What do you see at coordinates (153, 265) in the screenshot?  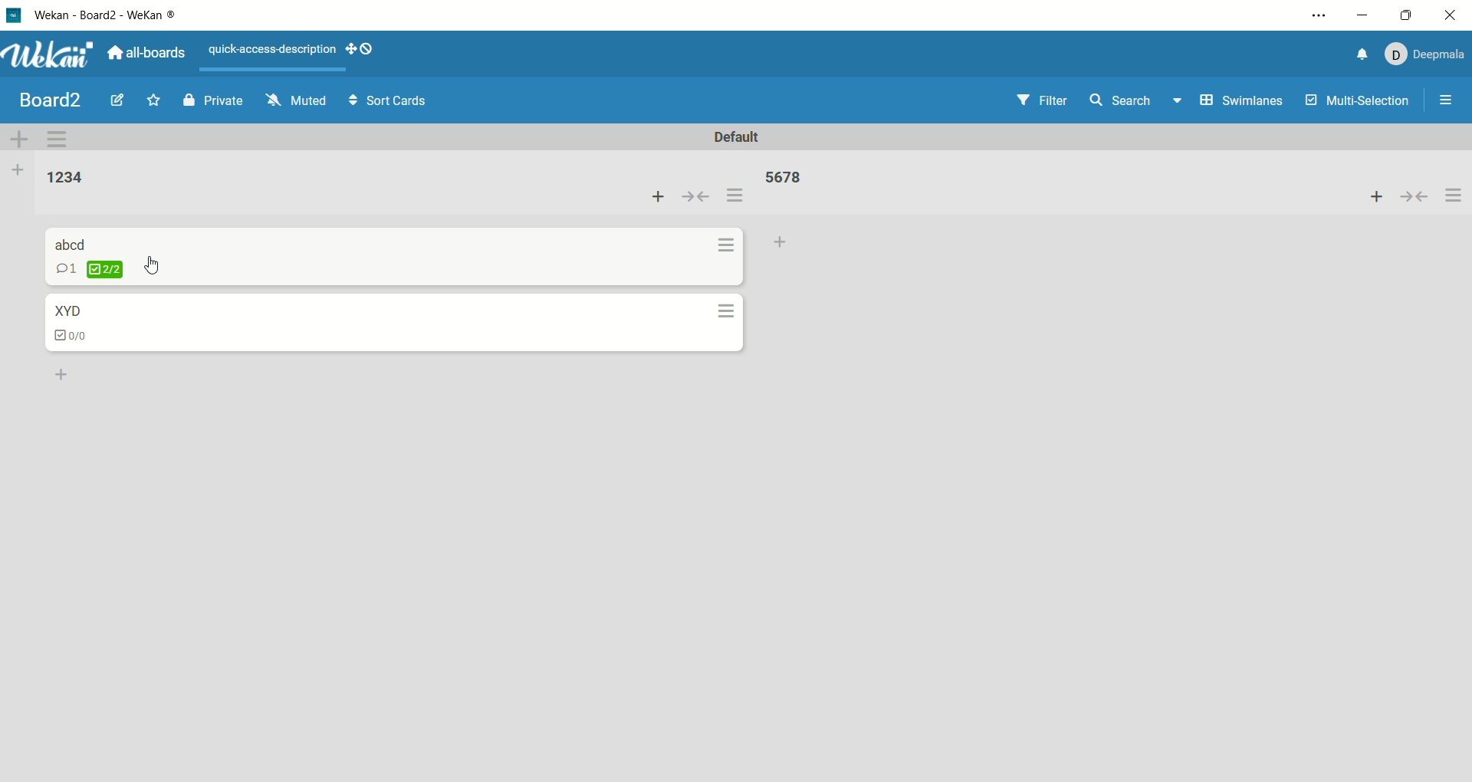 I see `cursor` at bounding box center [153, 265].